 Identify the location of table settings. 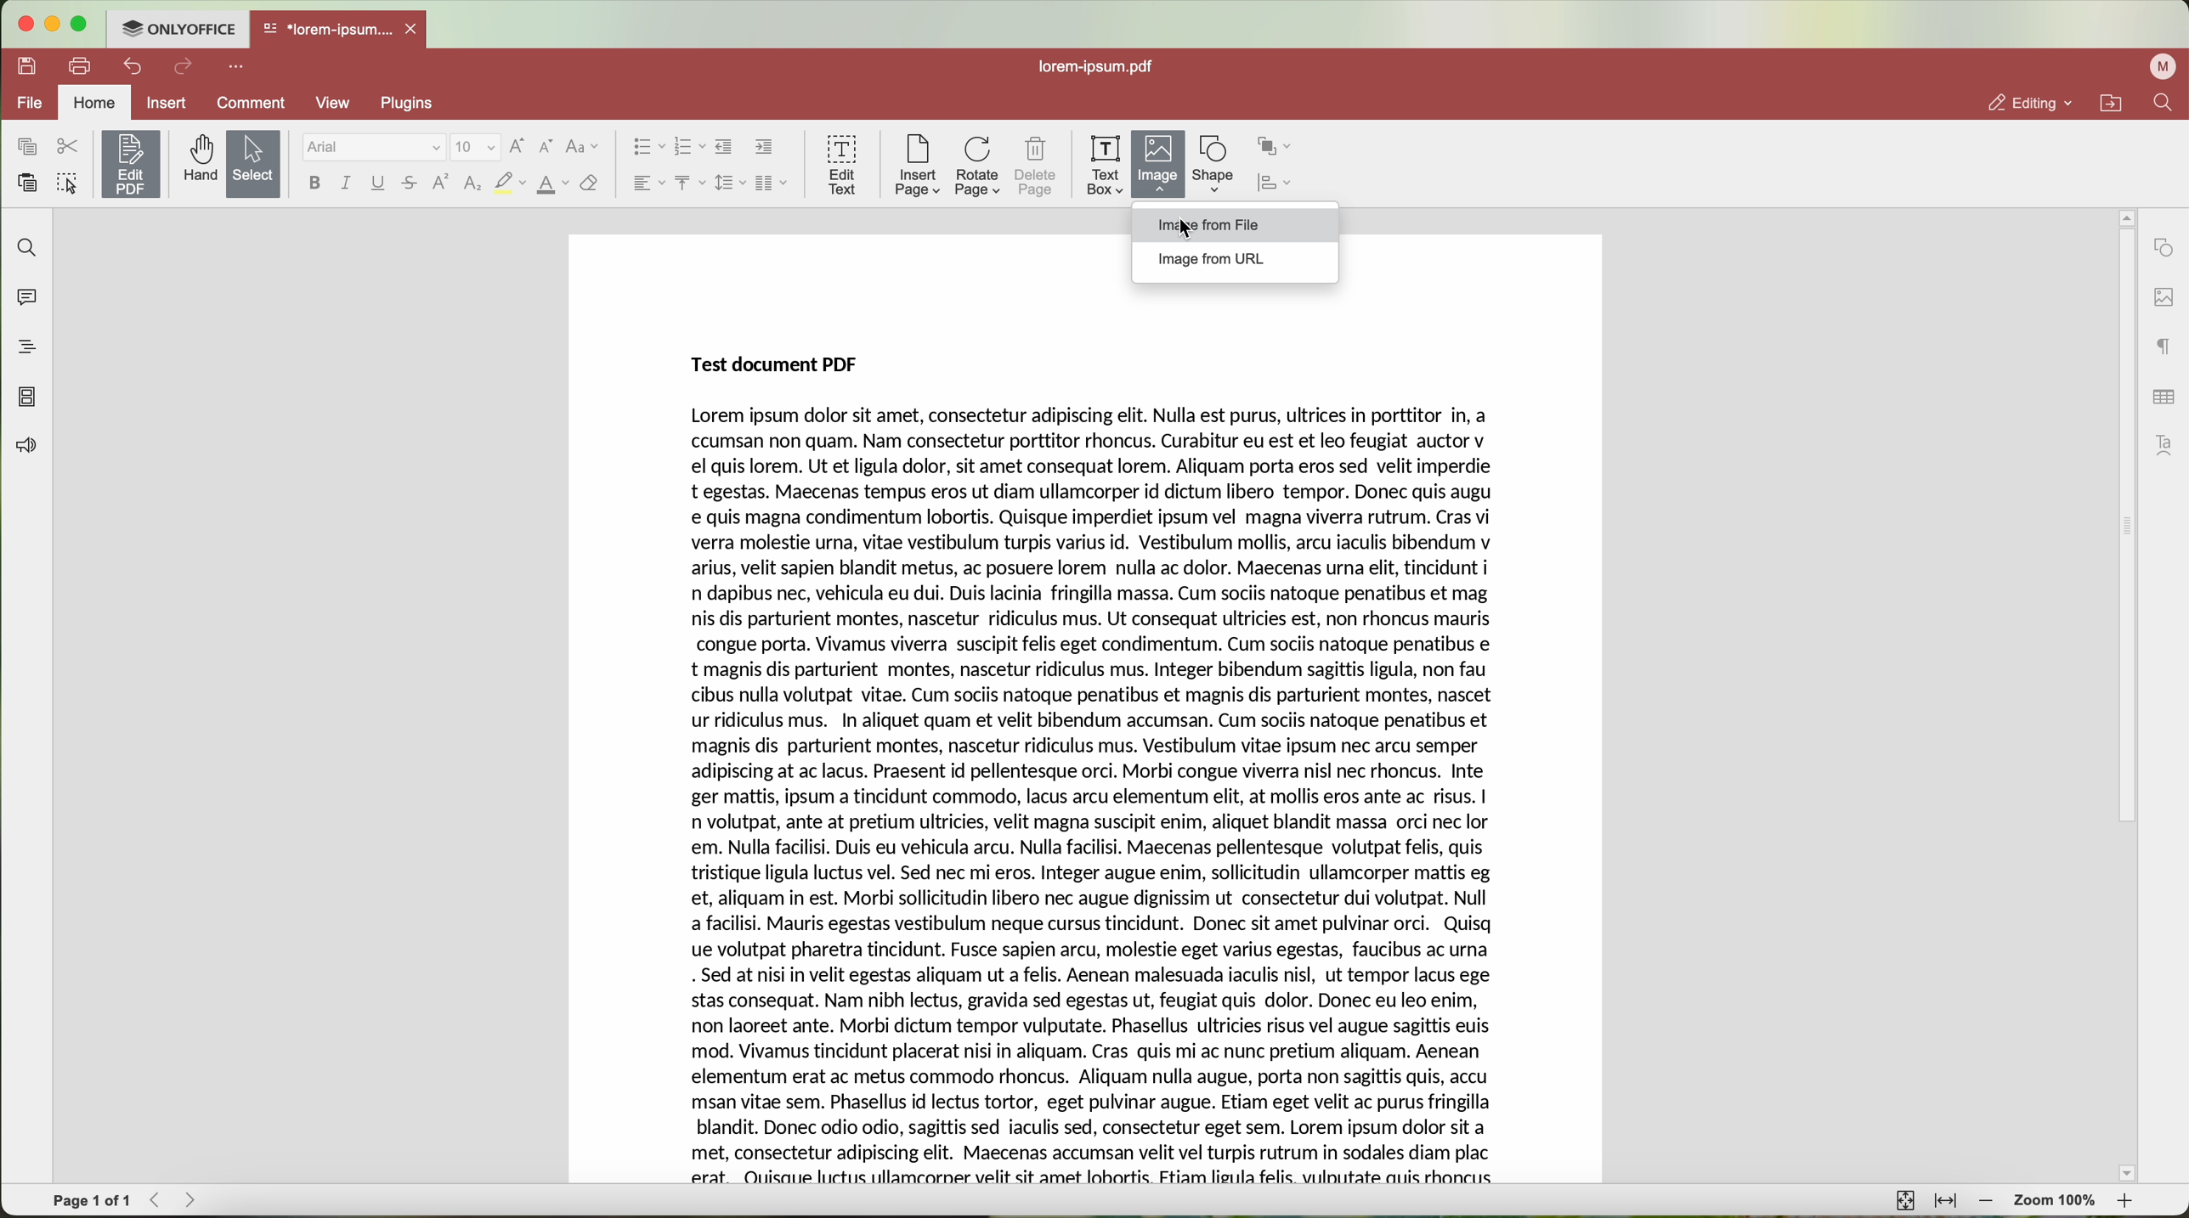
(2164, 397).